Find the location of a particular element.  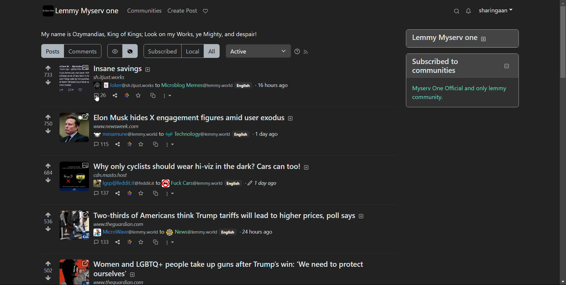

posts is located at coordinates (52, 51).